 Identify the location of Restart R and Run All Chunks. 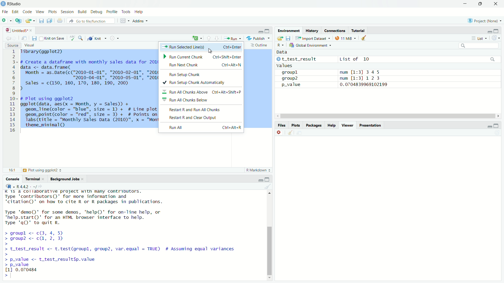
(197, 110).